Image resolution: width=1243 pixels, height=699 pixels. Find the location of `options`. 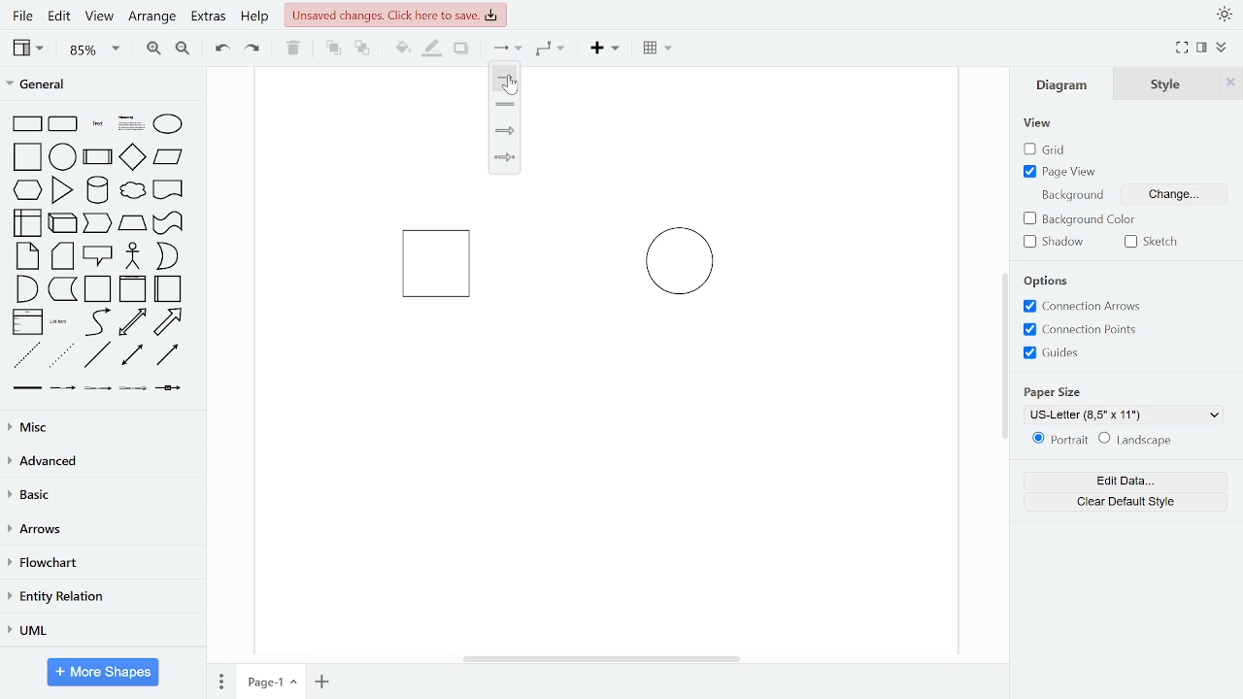

options is located at coordinates (1052, 282).